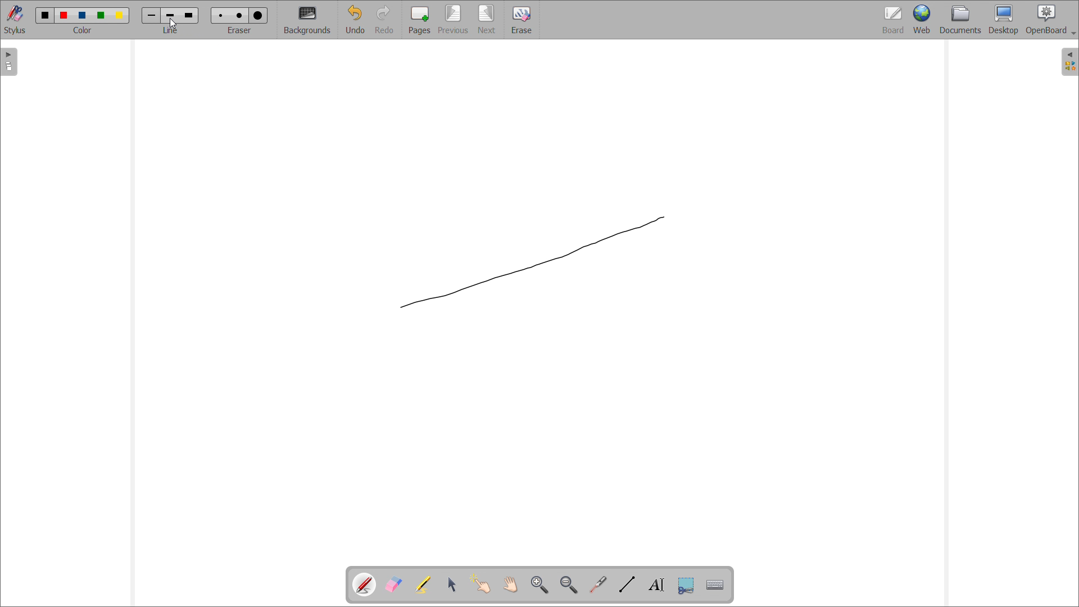 This screenshot has width=1079, height=607. Describe the element at coordinates (258, 16) in the screenshot. I see `Eraser size` at that location.